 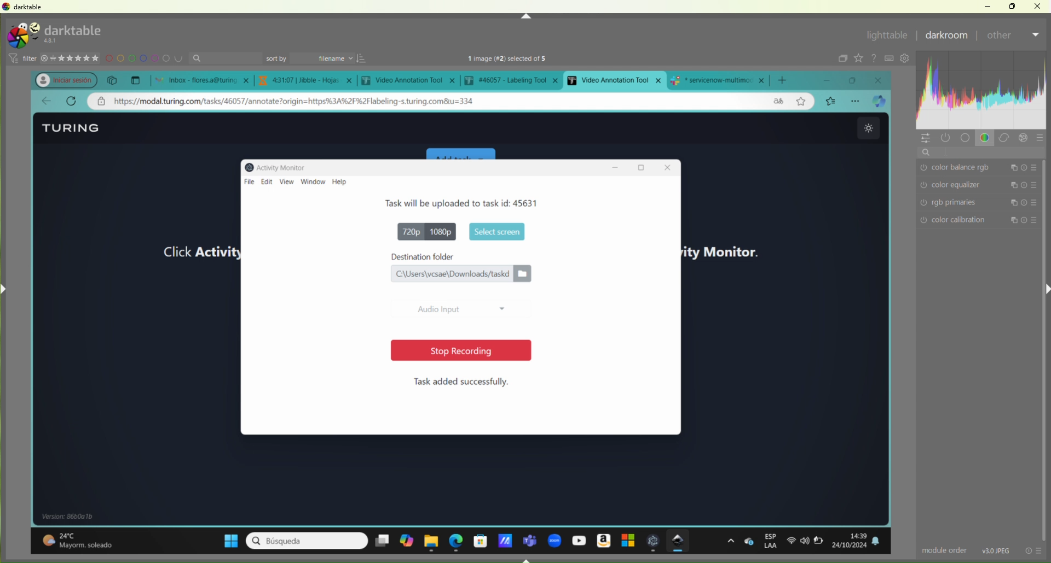 I want to click on wifi, so click(x=789, y=543).